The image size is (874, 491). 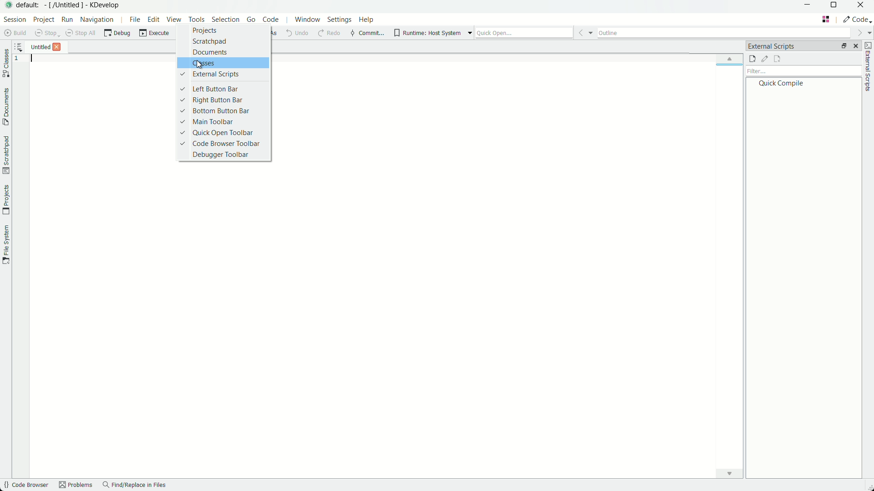 I want to click on tools, so click(x=198, y=20).